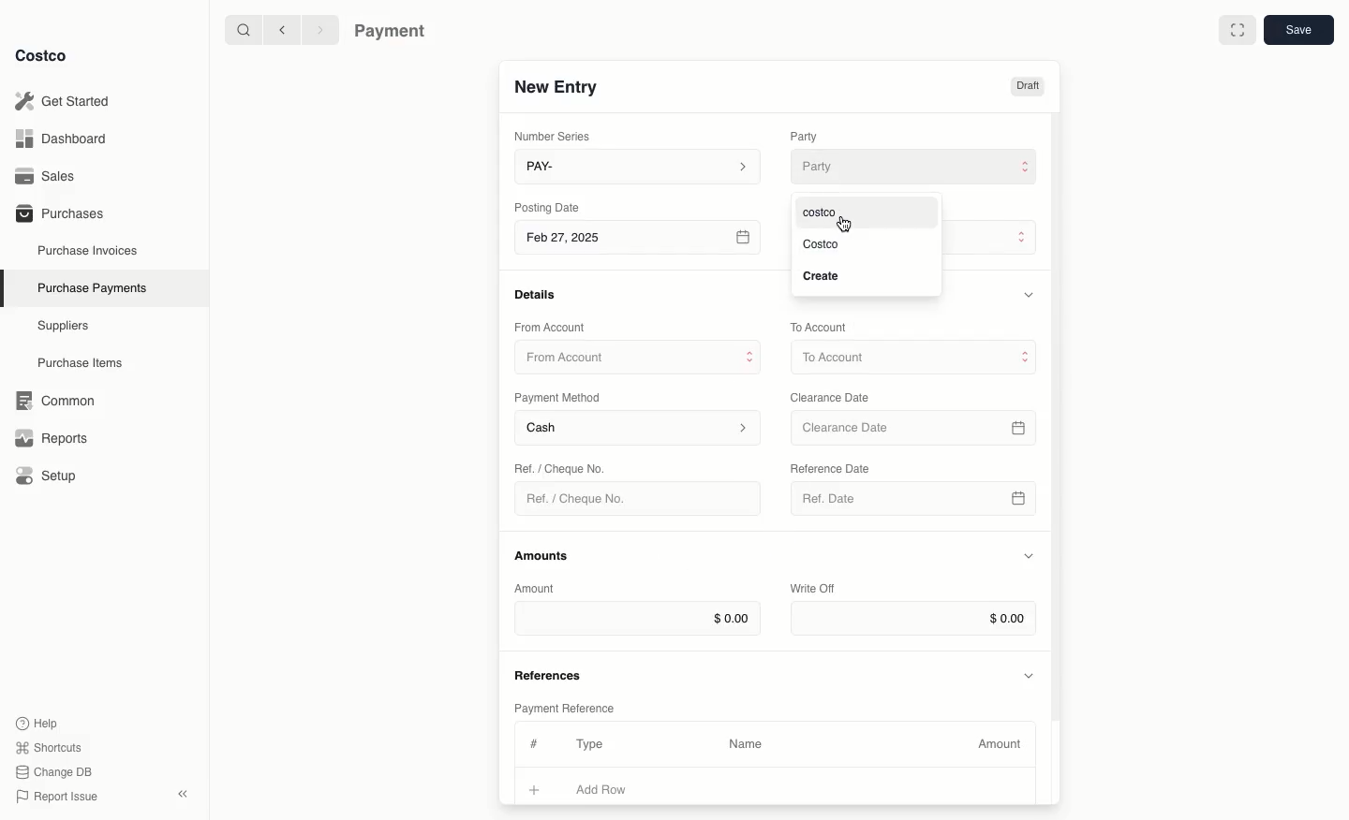 Image resolution: width=1349 pixels, height=820 pixels. I want to click on cursor, so click(844, 222).